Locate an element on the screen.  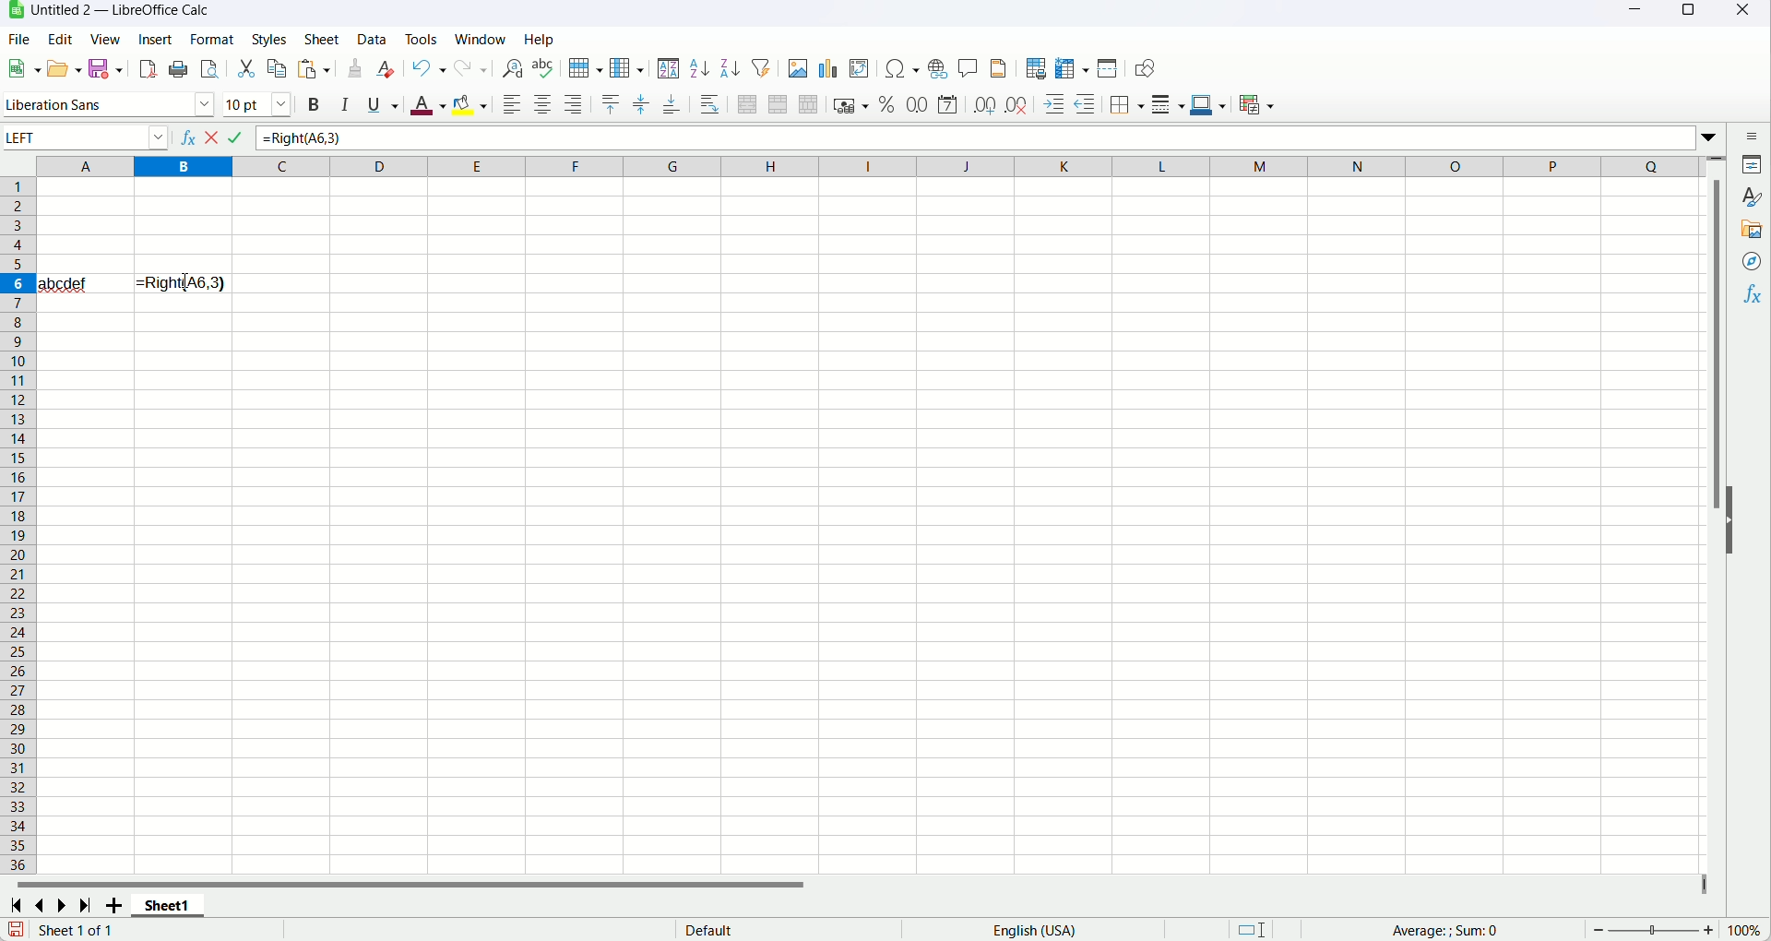
edit is located at coordinates (59, 40).